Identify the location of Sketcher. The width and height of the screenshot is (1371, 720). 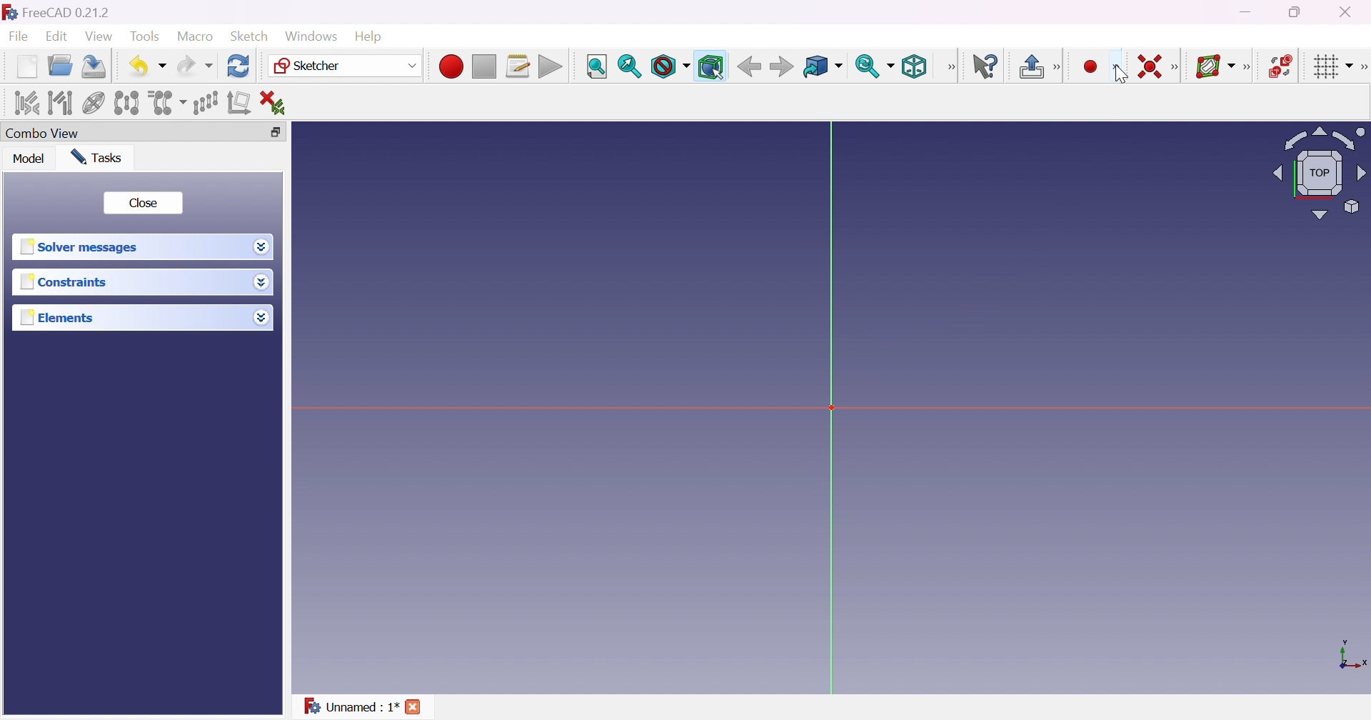
(346, 66).